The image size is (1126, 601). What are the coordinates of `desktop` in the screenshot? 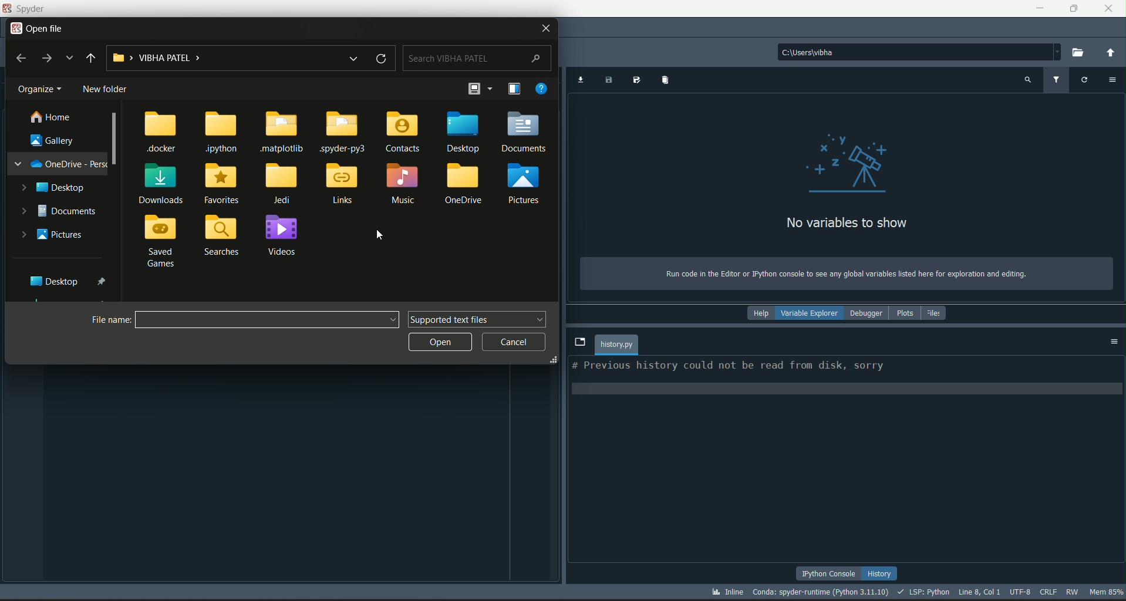 It's located at (462, 131).